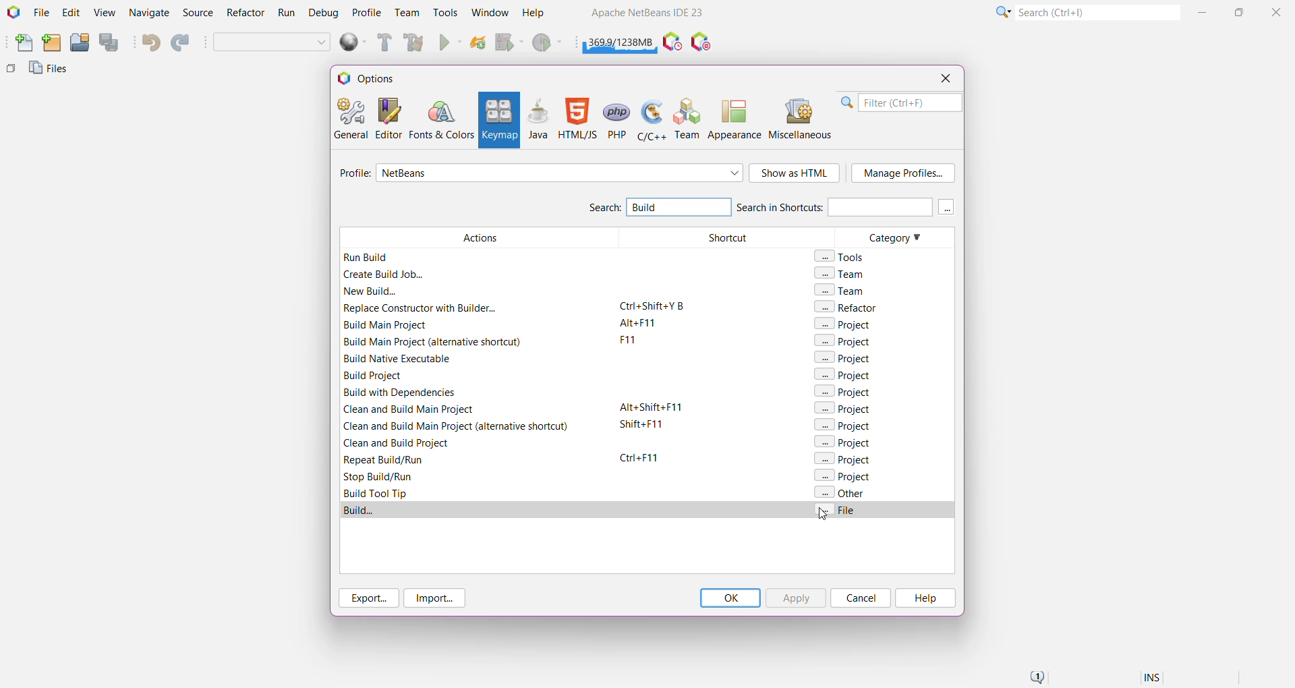 Image resolution: width=1295 pixels, height=688 pixels. Describe the element at coordinates (795, 174) in the screenshot. I see `Show as HTML` at that location.